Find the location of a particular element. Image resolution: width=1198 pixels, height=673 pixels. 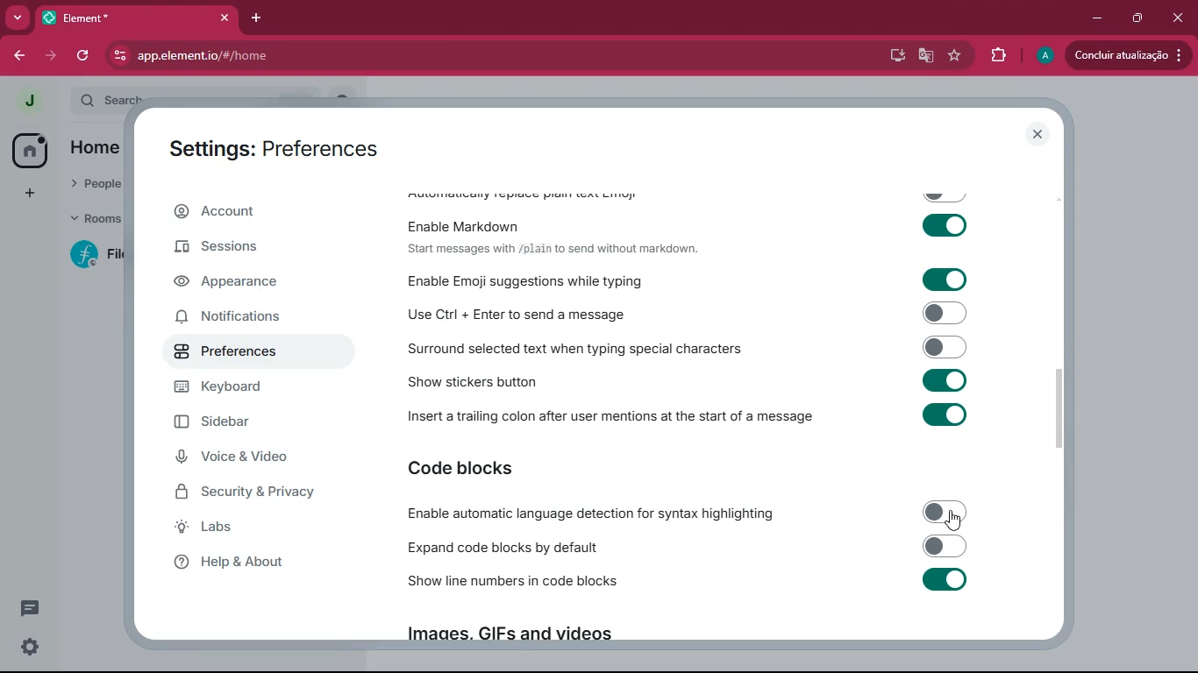

search ctrl k is located at coordinates (211, 96).